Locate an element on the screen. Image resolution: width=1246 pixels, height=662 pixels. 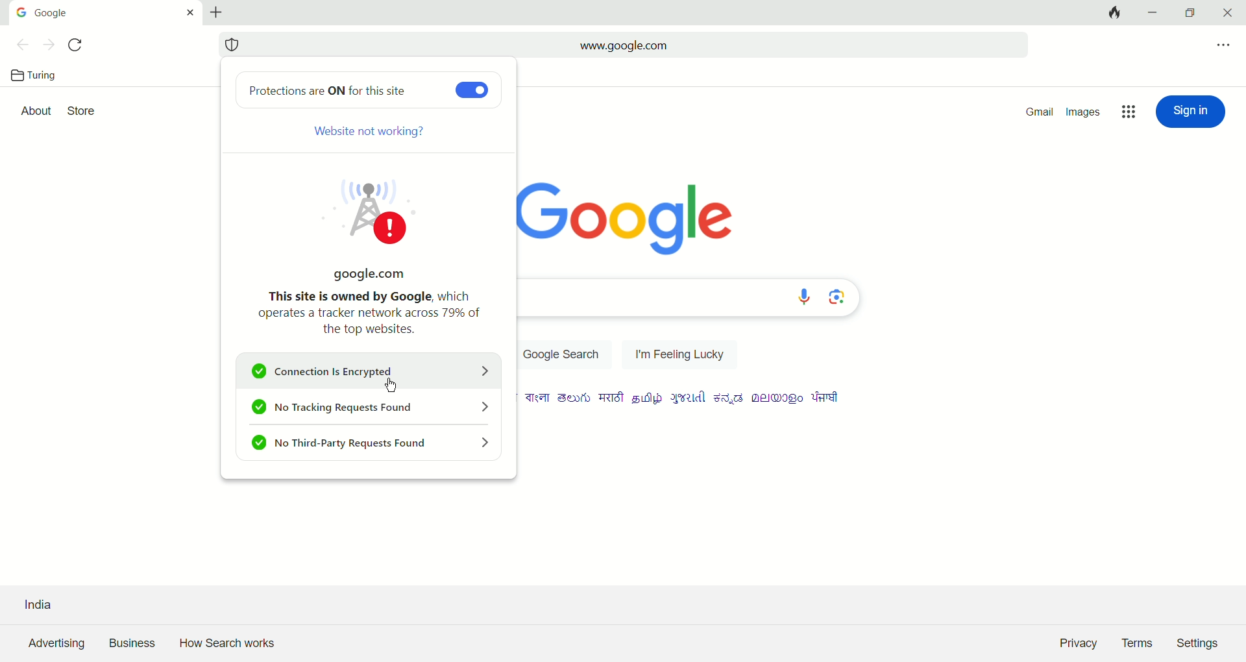
language is located at coordinates (779, 398).